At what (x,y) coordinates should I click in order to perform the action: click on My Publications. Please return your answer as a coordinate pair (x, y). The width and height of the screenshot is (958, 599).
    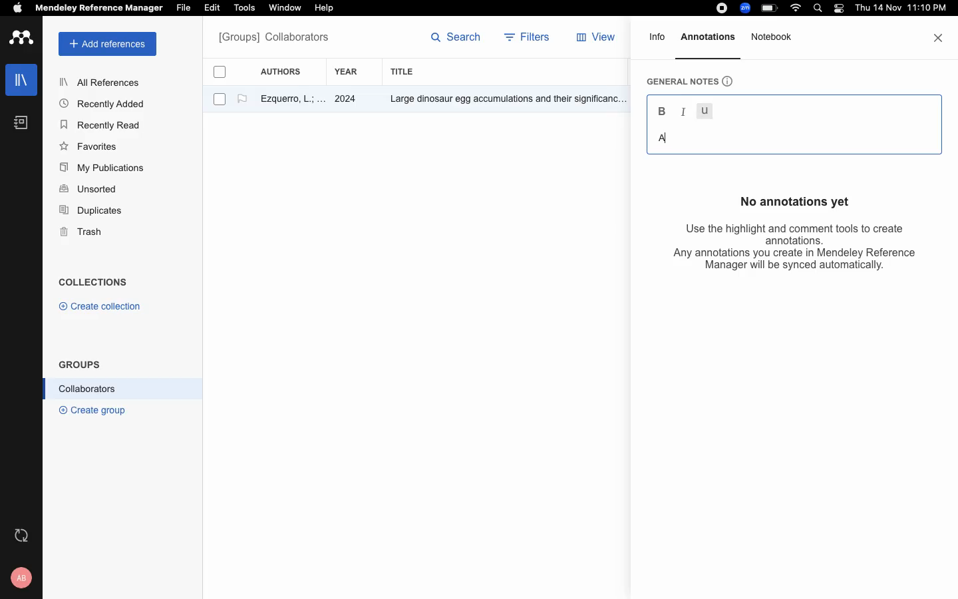
    Looking at the image, I should click on (102, 170).